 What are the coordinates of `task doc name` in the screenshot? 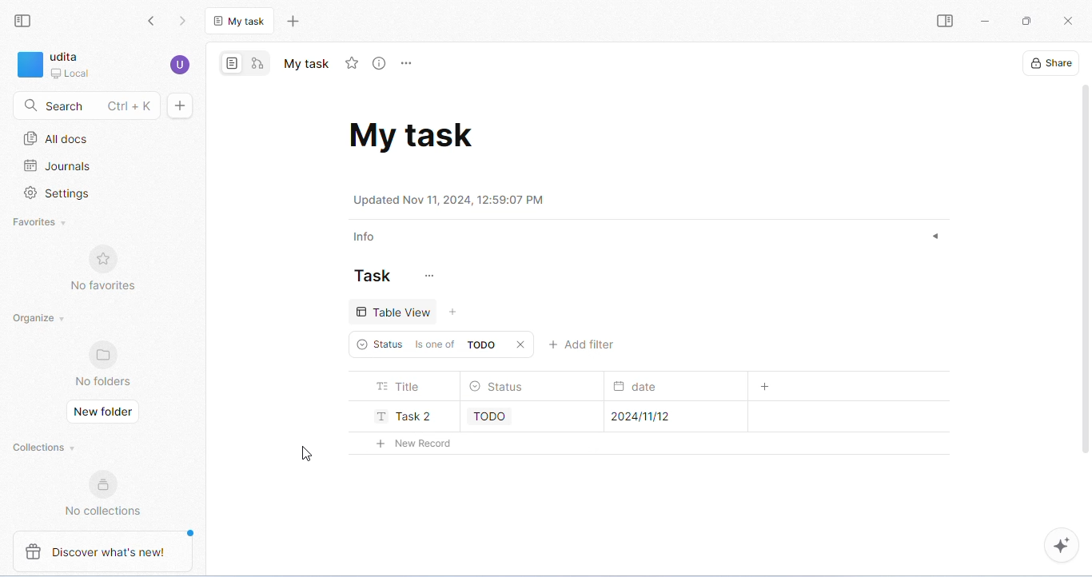 It's located at (412, 133).